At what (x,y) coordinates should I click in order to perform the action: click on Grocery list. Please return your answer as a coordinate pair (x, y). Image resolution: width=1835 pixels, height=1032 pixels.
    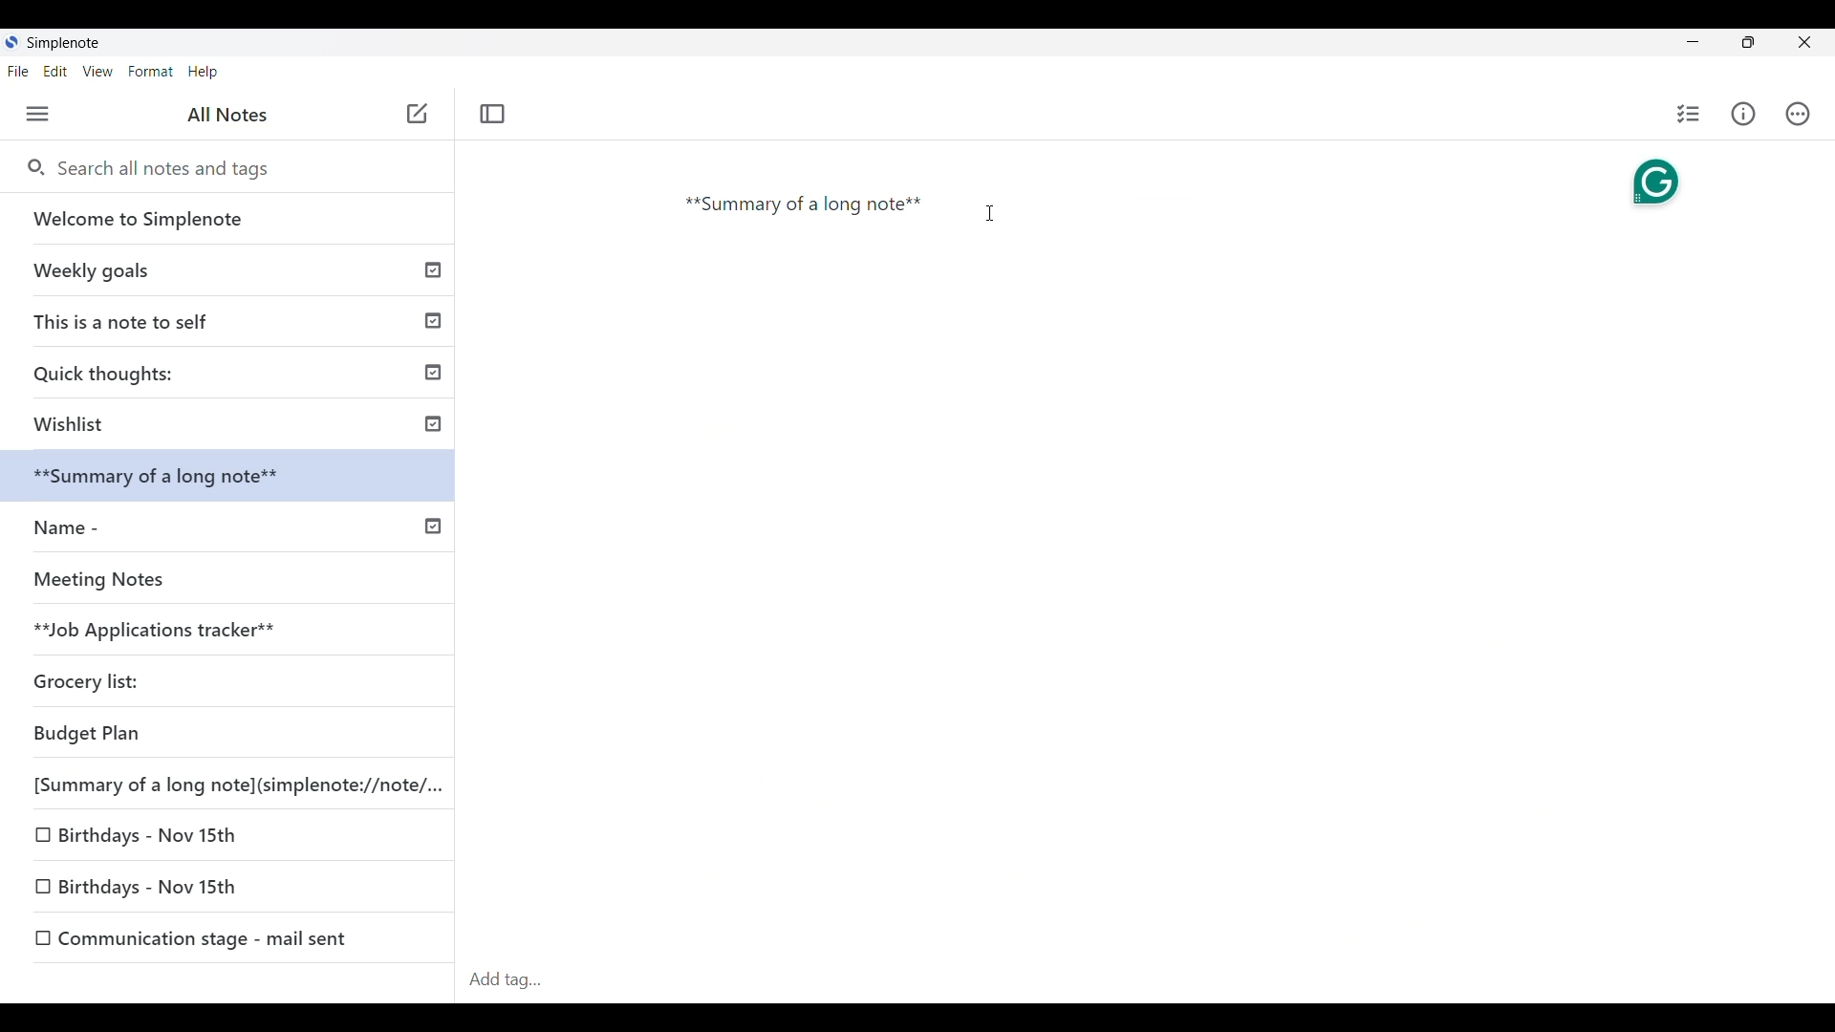
    Looking at the image, I should click on (116, 673).